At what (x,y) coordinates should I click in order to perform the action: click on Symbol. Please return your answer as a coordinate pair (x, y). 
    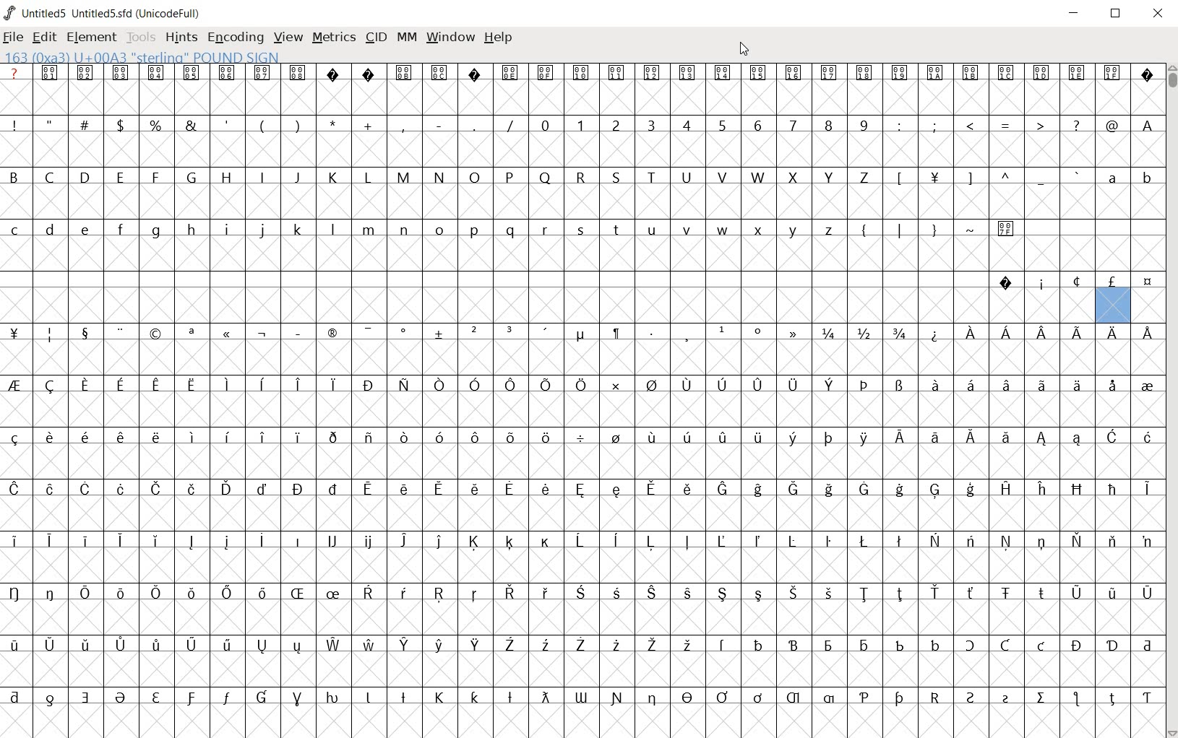
    Looking at the image, I should click on (1147, 644).